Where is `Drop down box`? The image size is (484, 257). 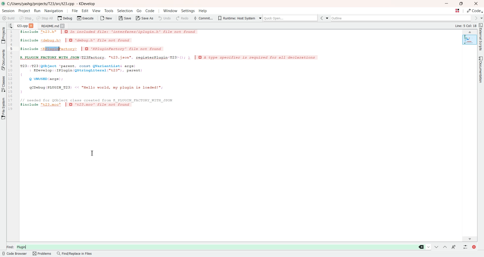 Drop down box is located at coordinates (481, 18).